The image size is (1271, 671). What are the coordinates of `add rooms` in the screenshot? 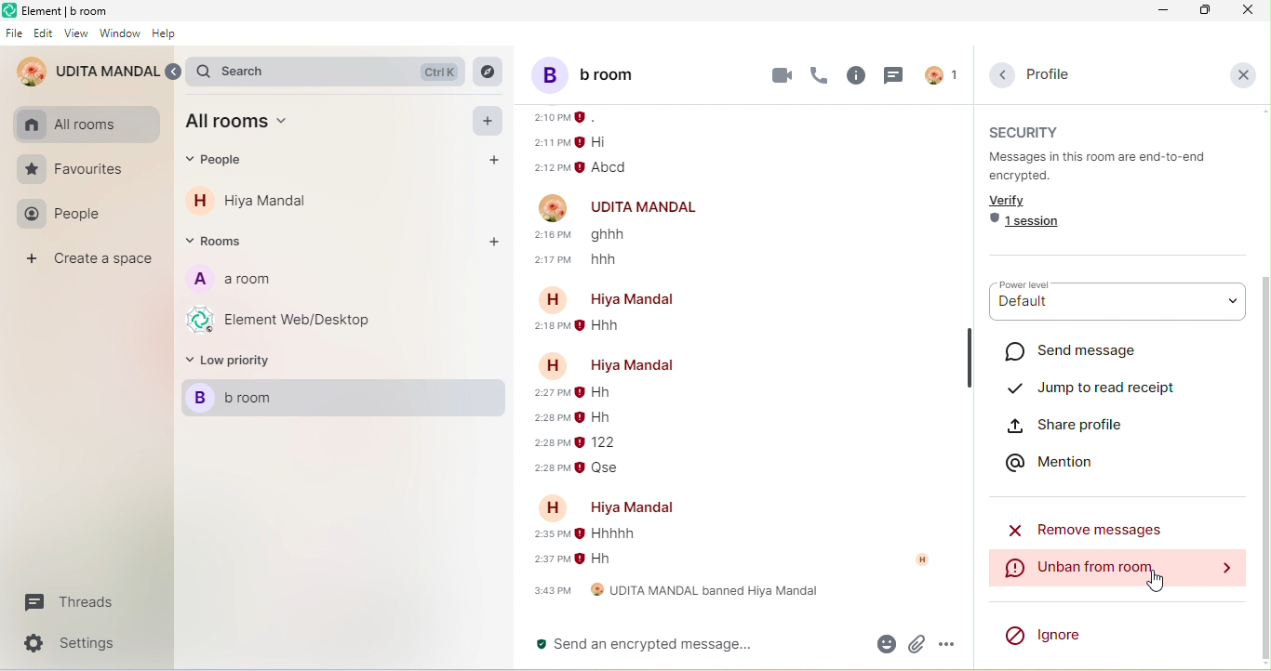 It's located at (492, 242).